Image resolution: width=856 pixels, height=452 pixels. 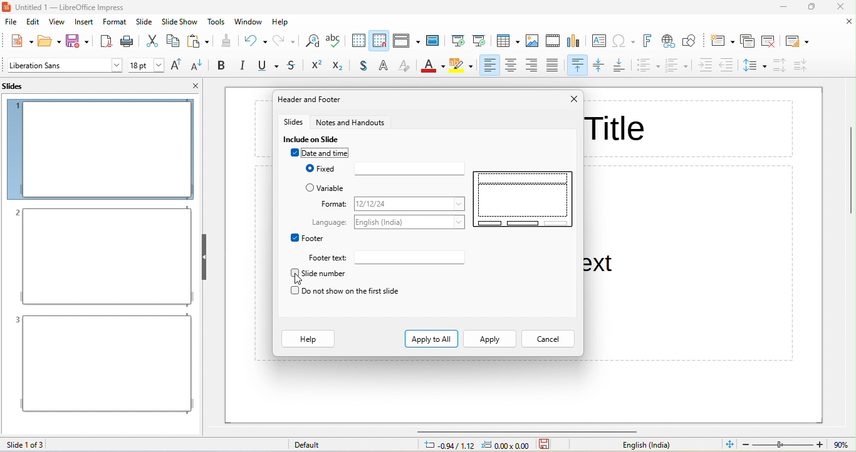 I want to click on minimizee, so click(x=785, y=7).